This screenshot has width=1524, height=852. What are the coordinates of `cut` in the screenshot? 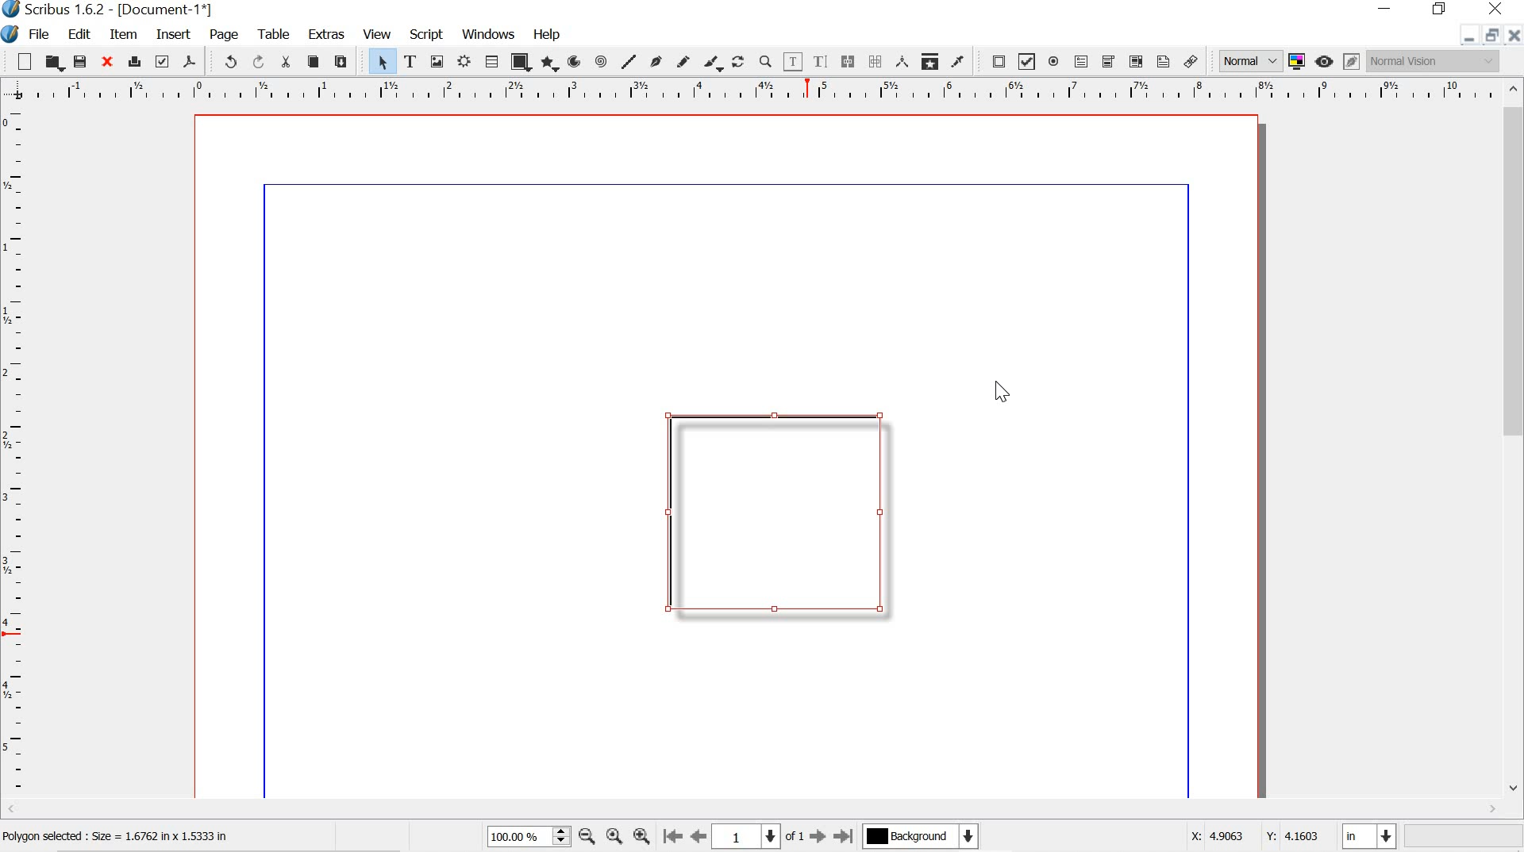 It's located at (286, 62).